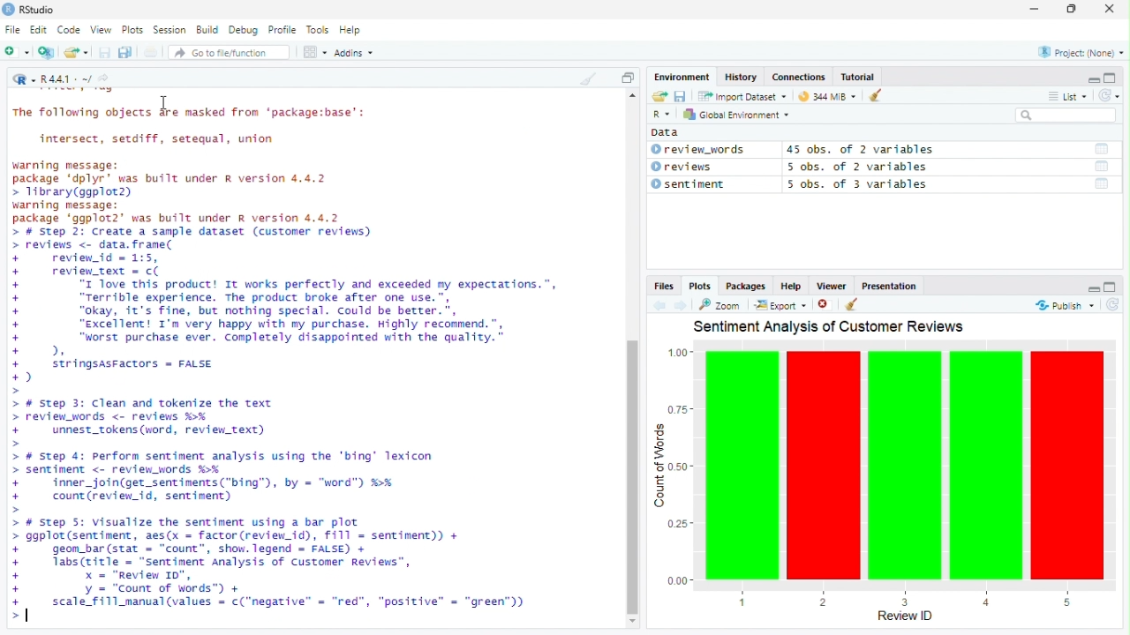  Describe the element at coordinates (667, 132) in the screenshot. I see `Data` at that location.